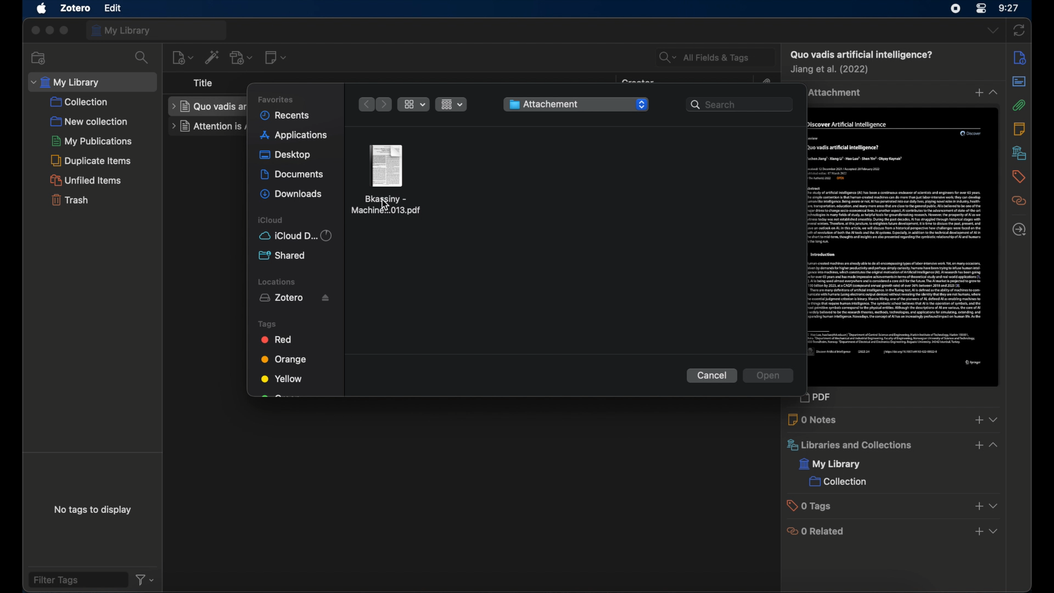  What do you see at coordinates (91, 141) in the screenshot?
I see `my publications` at bounding box center [91, 141].